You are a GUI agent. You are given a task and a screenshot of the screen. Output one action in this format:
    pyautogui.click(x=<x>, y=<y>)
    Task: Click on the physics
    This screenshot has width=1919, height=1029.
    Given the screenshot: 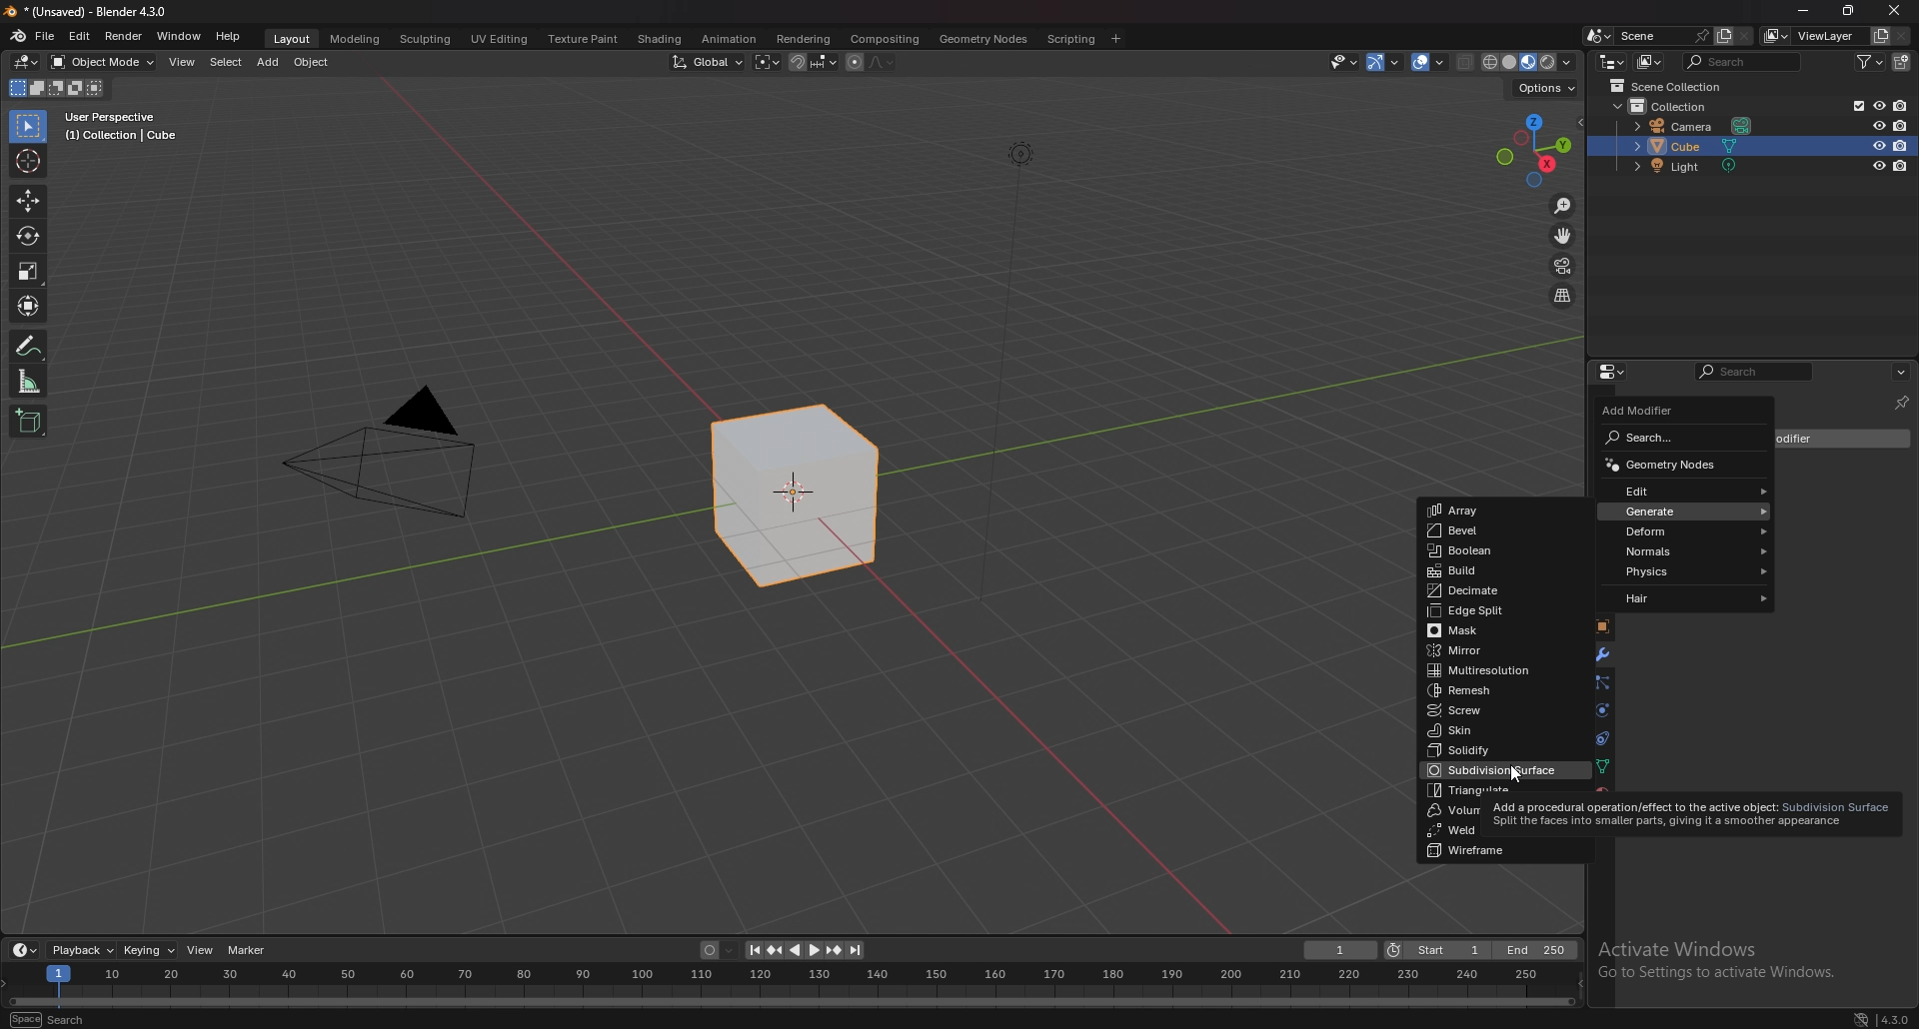 What is the action you would take?
    pyautogui.click(x=1601, y=711)
    